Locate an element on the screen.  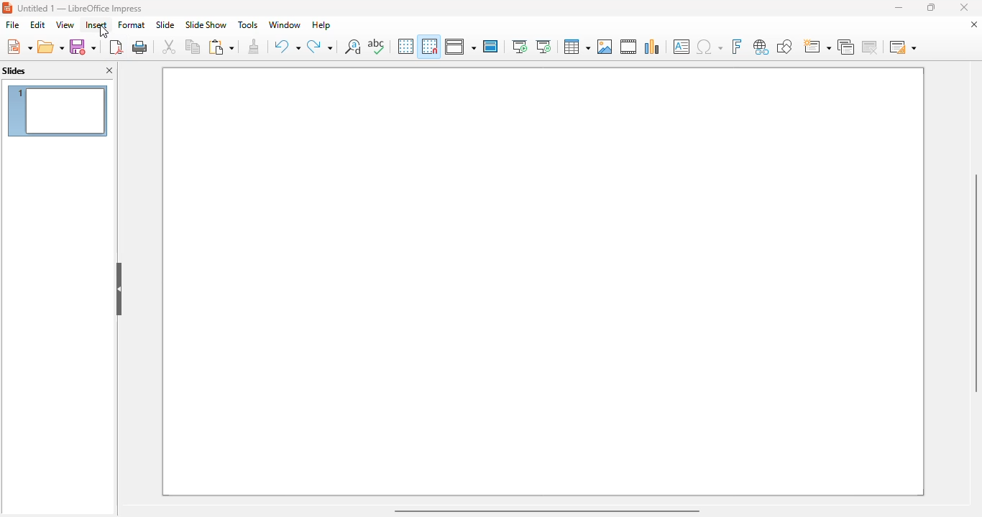
display views is located at coordinates (460, 47).